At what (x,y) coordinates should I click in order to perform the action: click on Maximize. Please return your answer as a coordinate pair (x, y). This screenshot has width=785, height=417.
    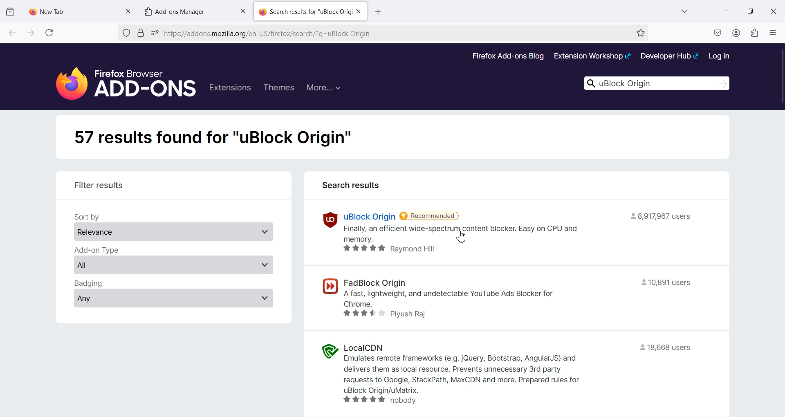
    Looking at the image, I should click on (750, 11).